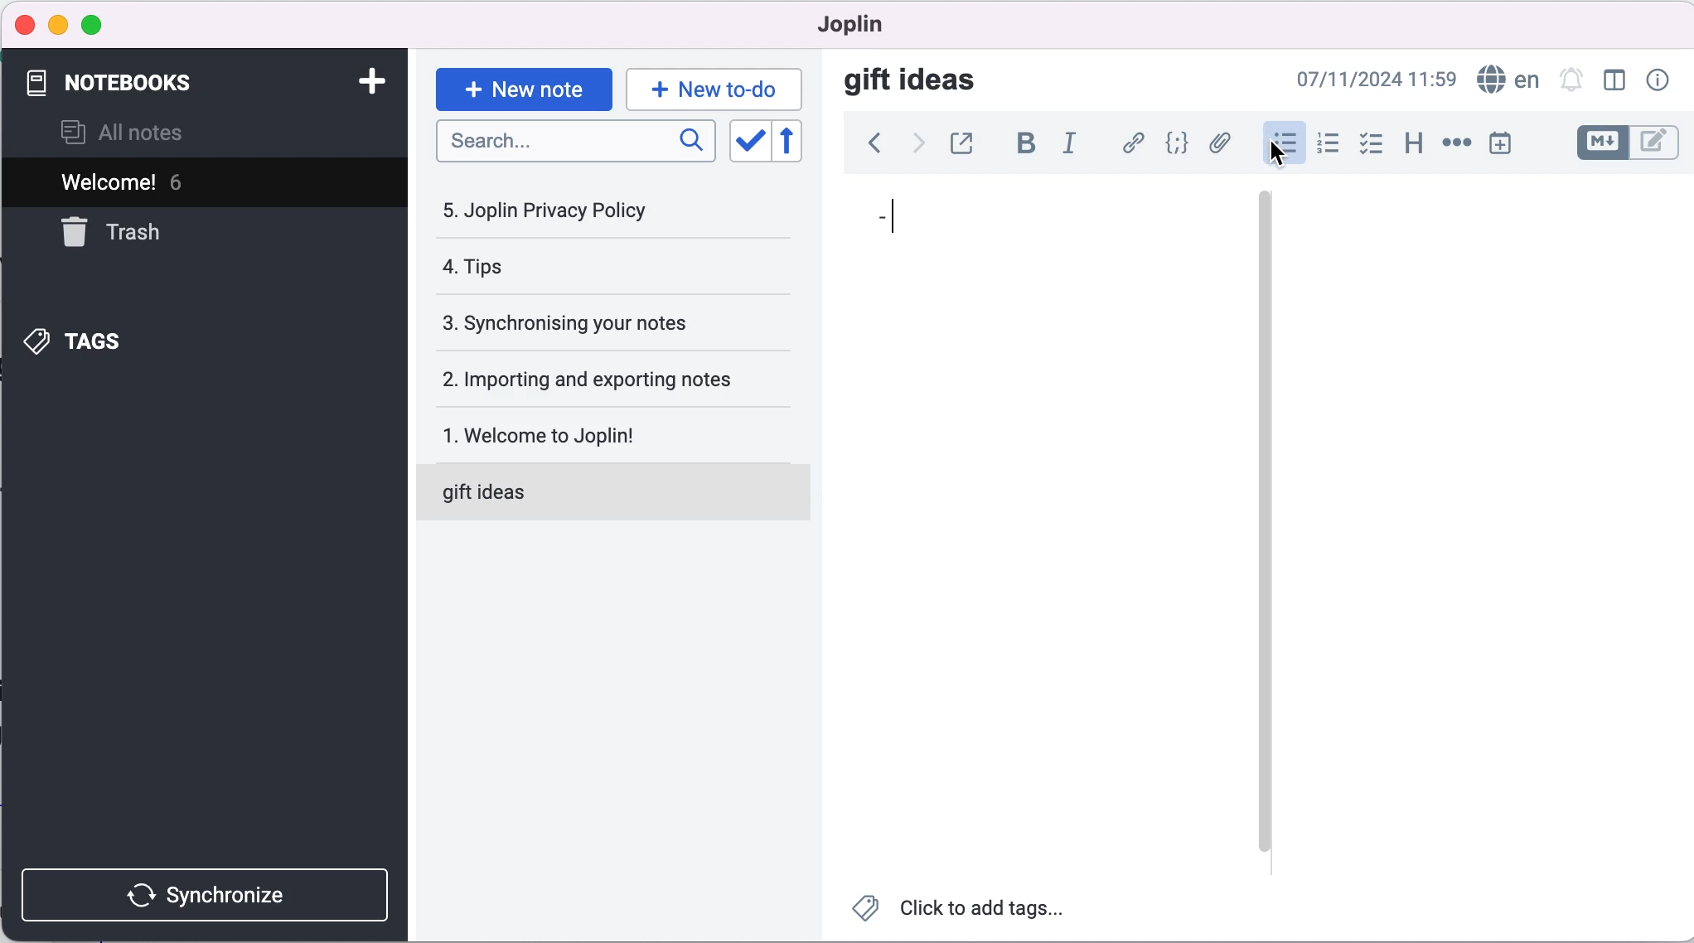  Describe the element at coordinates (100, 23) in the screenshot. I see `maximize` at that location.